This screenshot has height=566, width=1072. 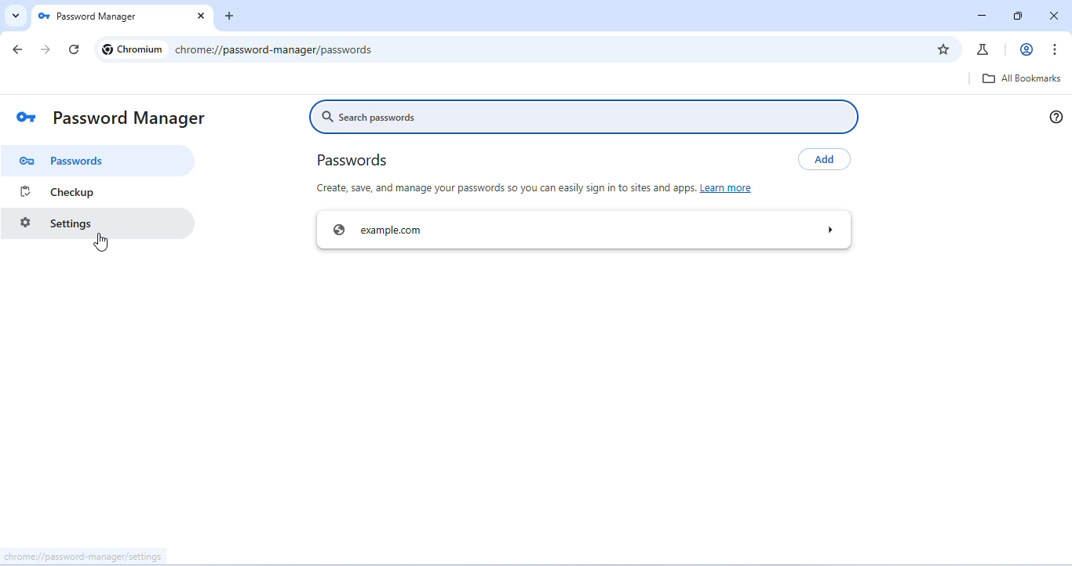 I want to click on example.com, so click(x=582, y=231).